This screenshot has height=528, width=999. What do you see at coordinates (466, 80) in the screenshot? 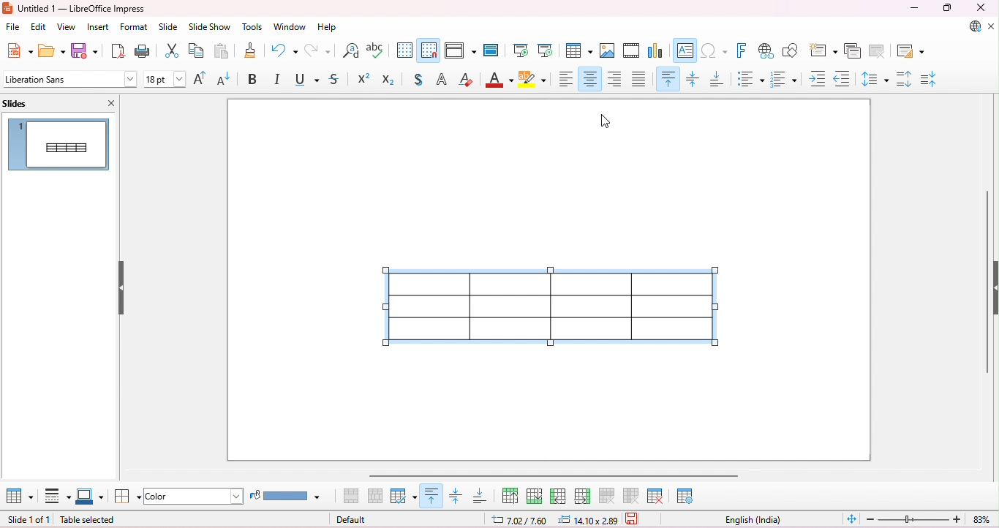
I see `clear direct formatting` at bounding box center [466, 80].